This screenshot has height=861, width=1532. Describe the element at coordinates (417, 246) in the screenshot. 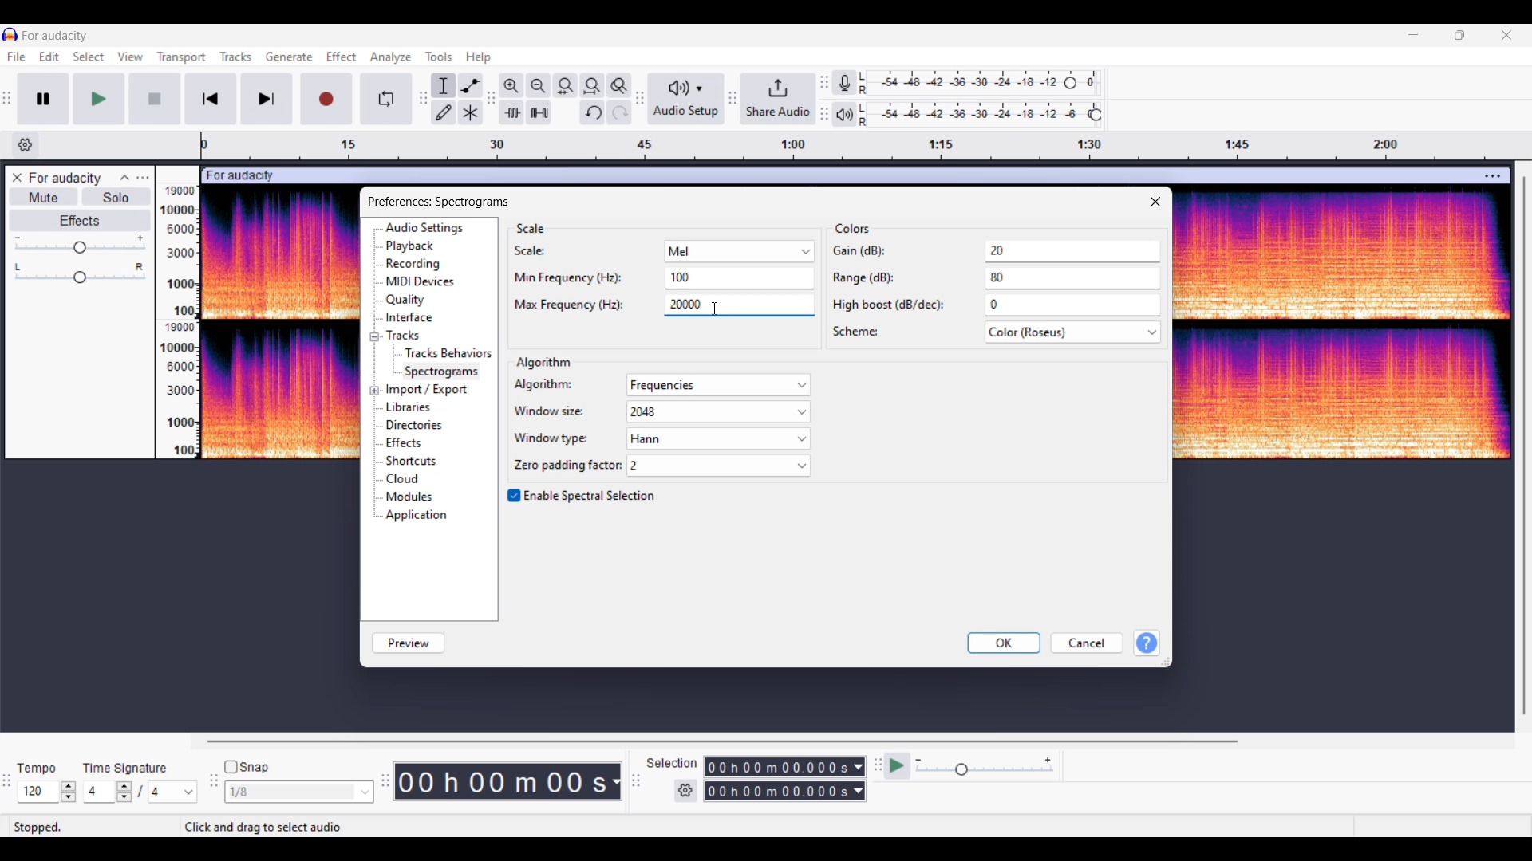

I see `playback` at that location.